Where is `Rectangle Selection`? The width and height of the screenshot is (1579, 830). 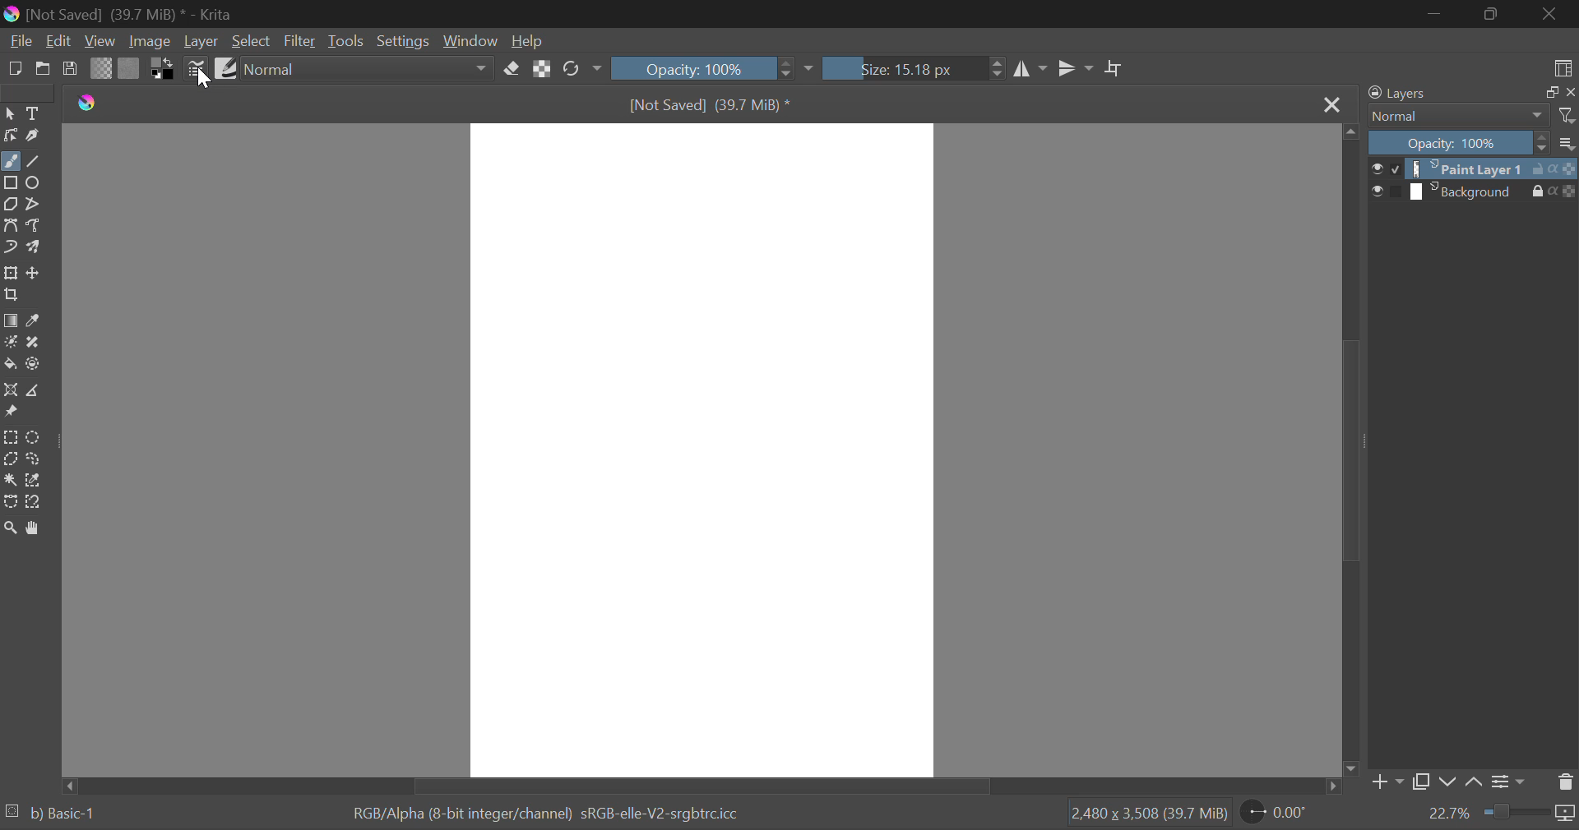
Rectangle Selection is located at coordinates (11, 436).